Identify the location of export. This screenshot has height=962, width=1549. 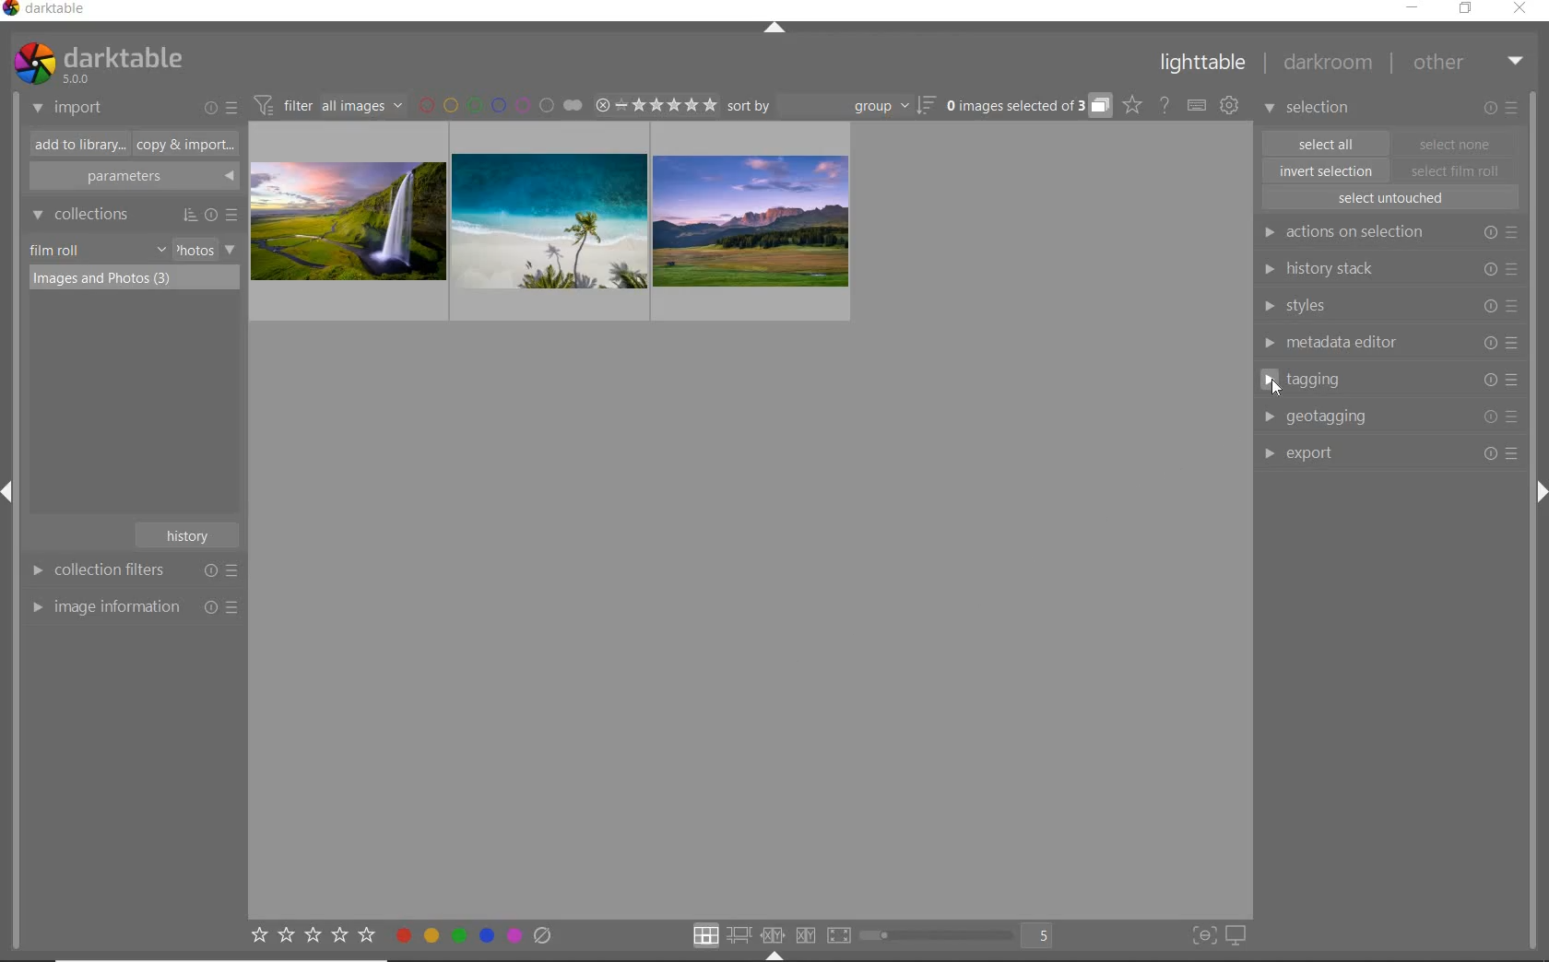
(1390, 452).